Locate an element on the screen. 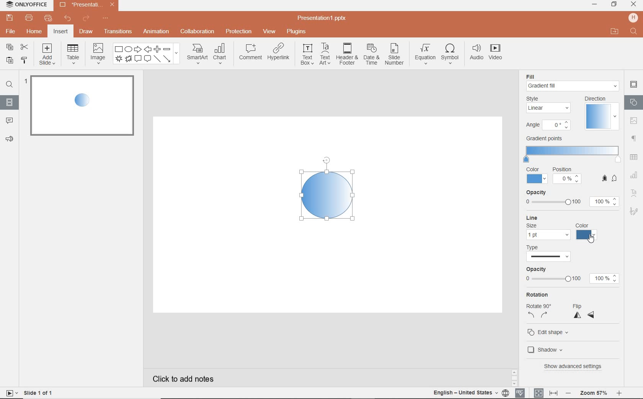 Image resolution: width=643 pixels, height=399 pixels. add slide is located at coordinates (48, 55).